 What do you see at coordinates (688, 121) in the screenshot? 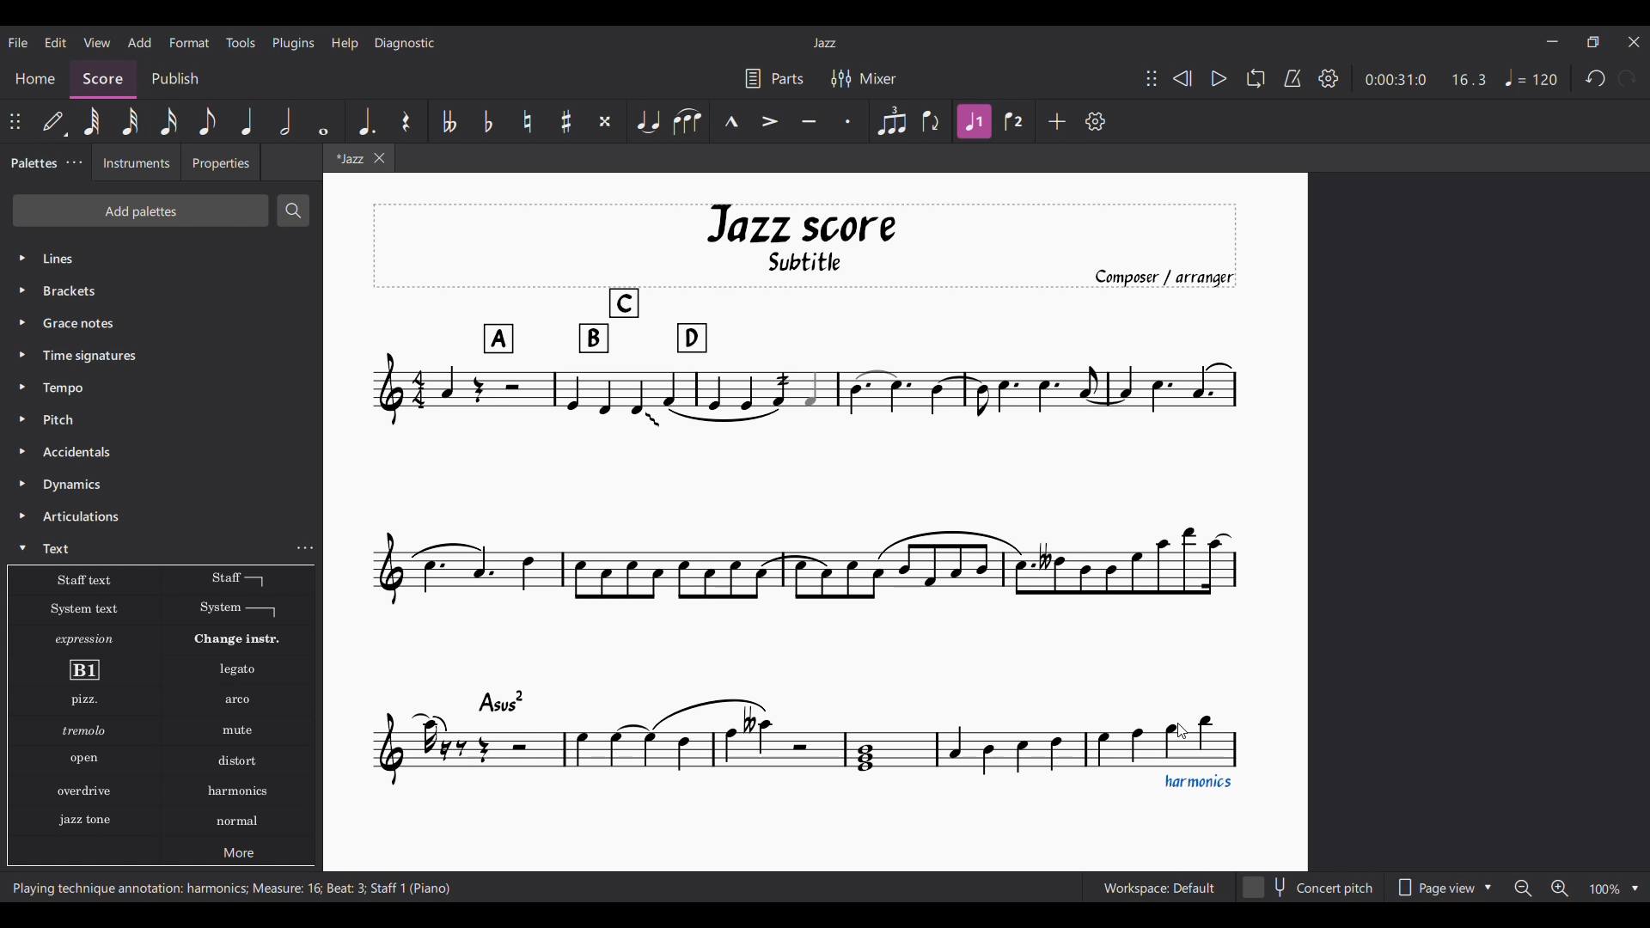
I see `Slur` at bounding box center [688, 121].